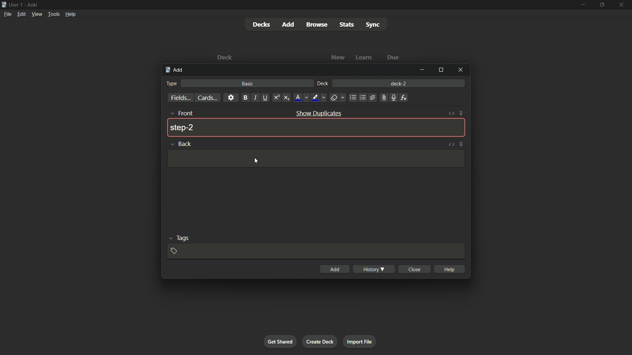 The image size is (632, 355). Describe the element at coordinates (347, 24) in the screenshot. I see `stats` at that location.